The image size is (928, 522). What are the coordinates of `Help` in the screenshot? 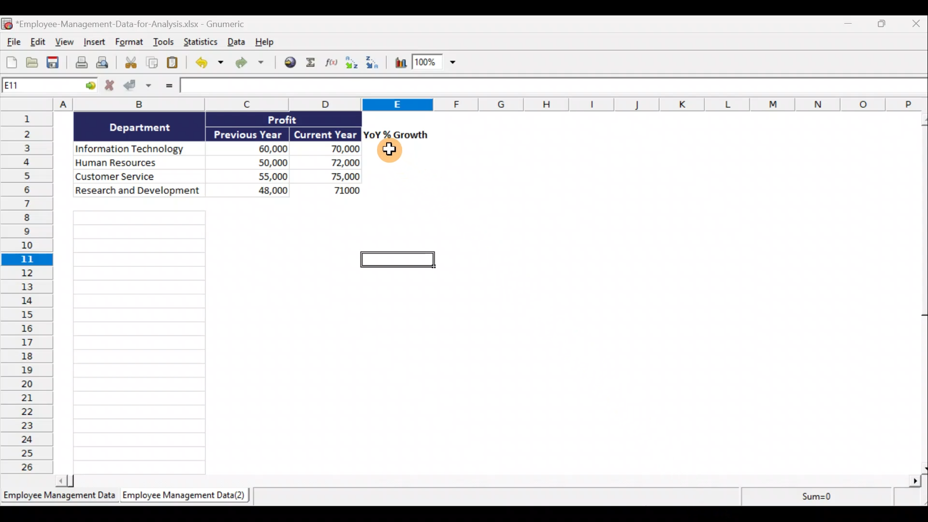 It's located at (264, 43).